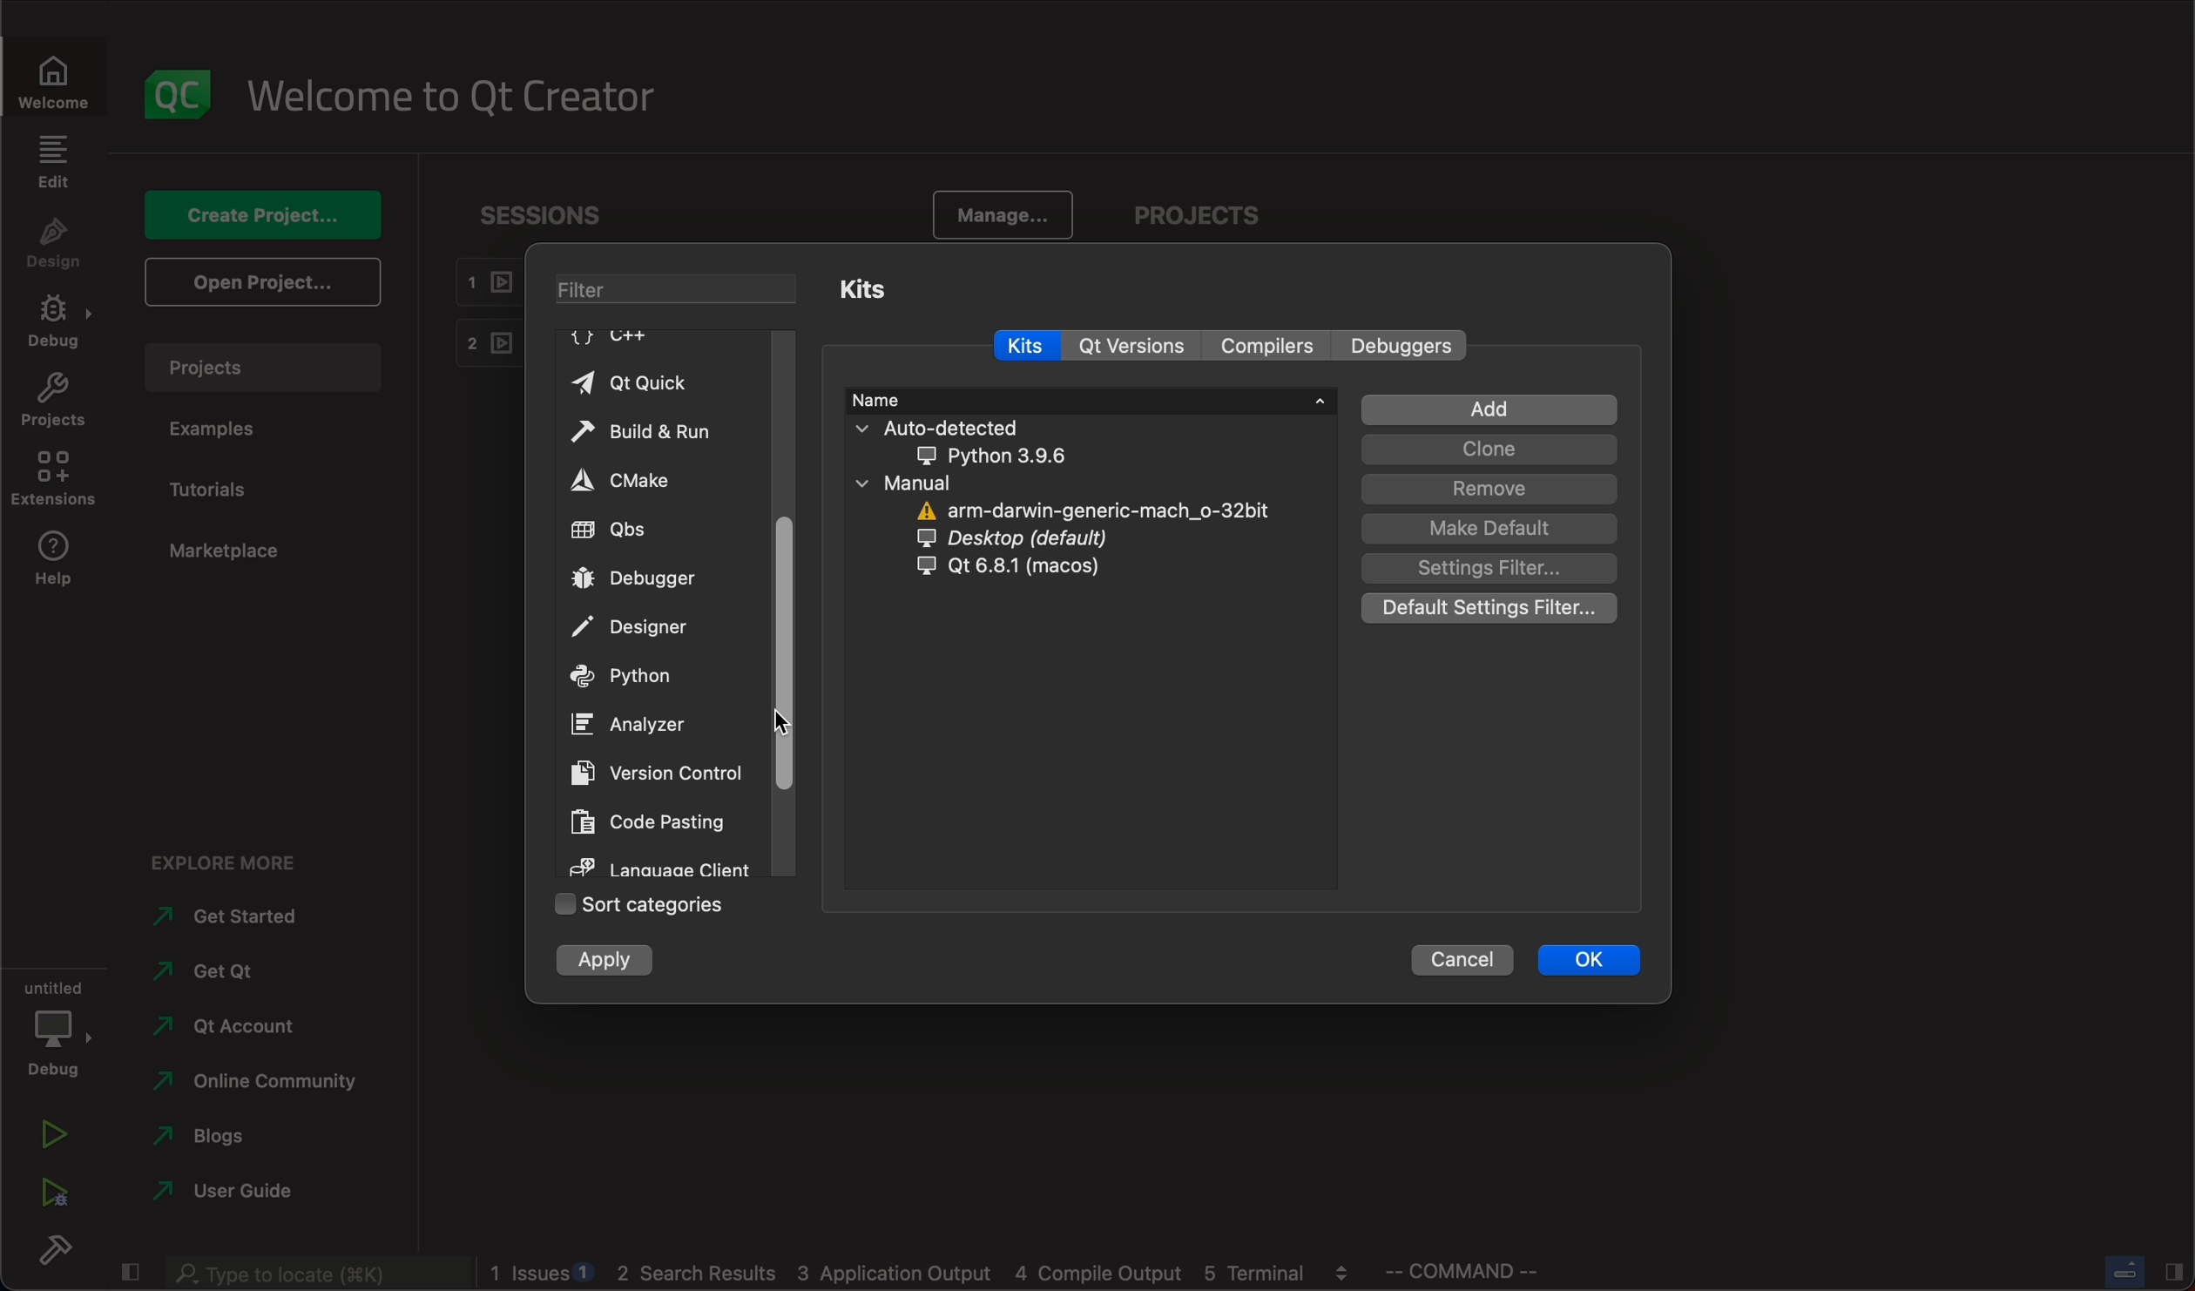 The width and height of the screenshot is (2195, 1291). Describe the element at coordinates (658, 864) in the screenshot. I see `language` at that location.